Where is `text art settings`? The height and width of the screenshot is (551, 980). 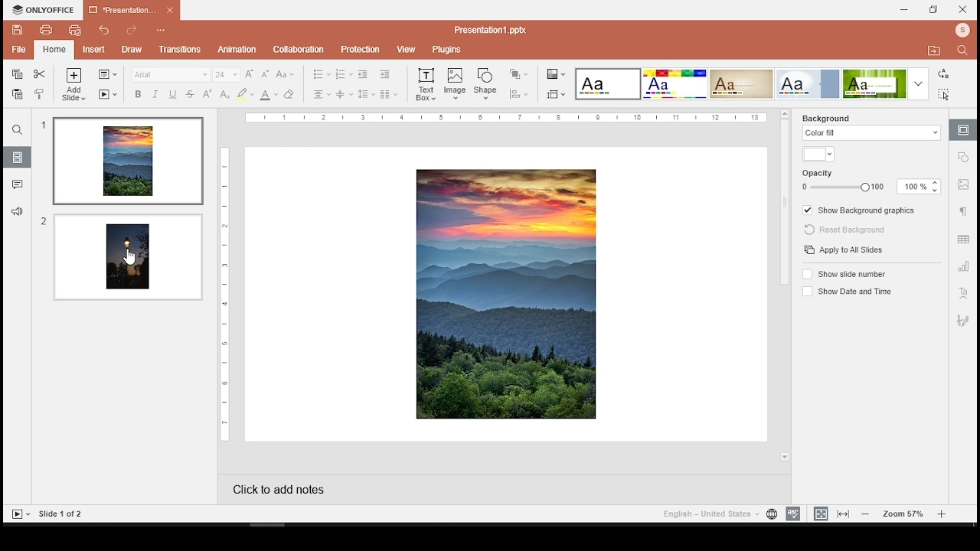 text art settings is located at coordinates (964, 293).